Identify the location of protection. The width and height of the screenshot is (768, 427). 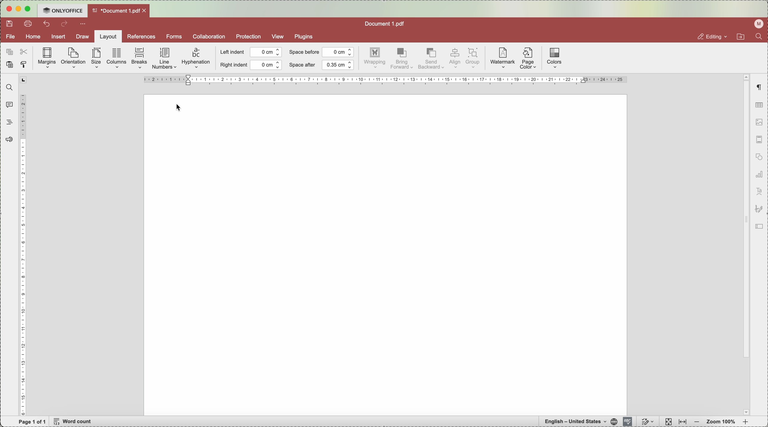
(248, 37).